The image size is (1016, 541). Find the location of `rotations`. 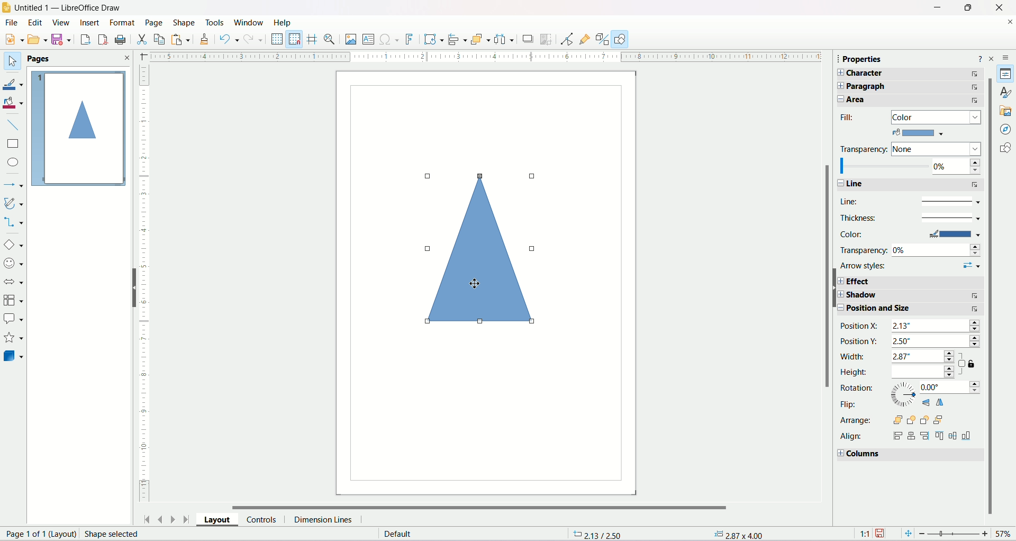

rotations is located at coordinates (910, 387).